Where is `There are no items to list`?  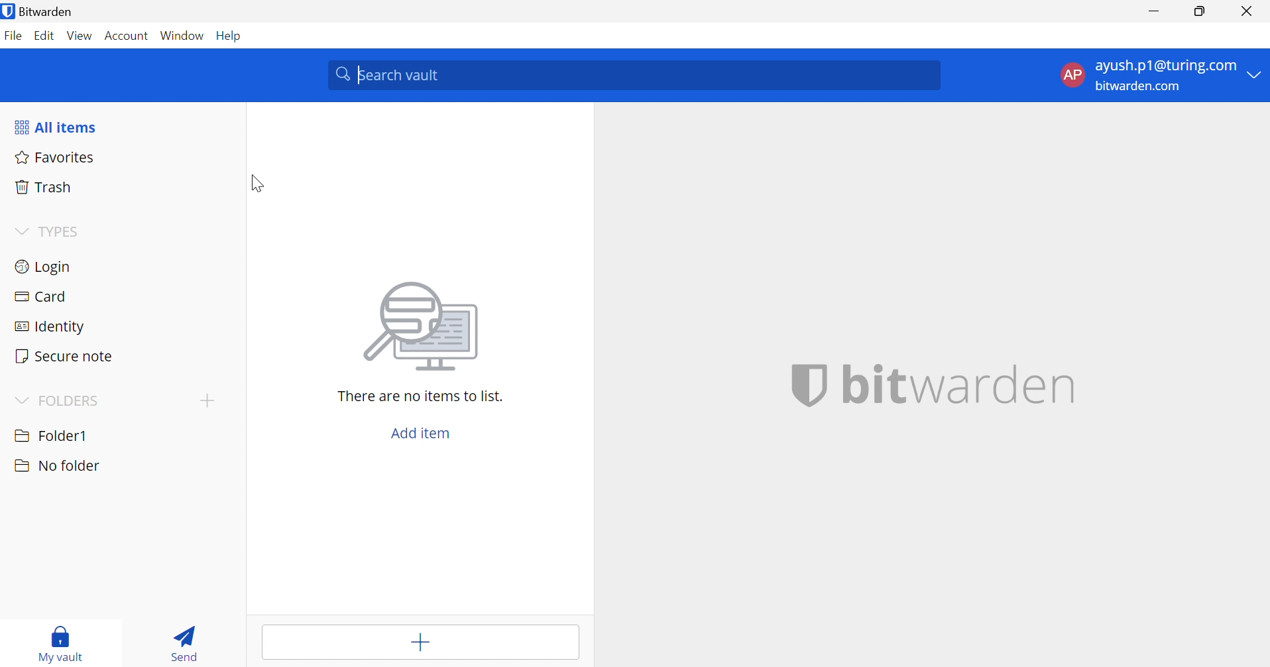
There are no items to list is located at coordinates (422, 396).